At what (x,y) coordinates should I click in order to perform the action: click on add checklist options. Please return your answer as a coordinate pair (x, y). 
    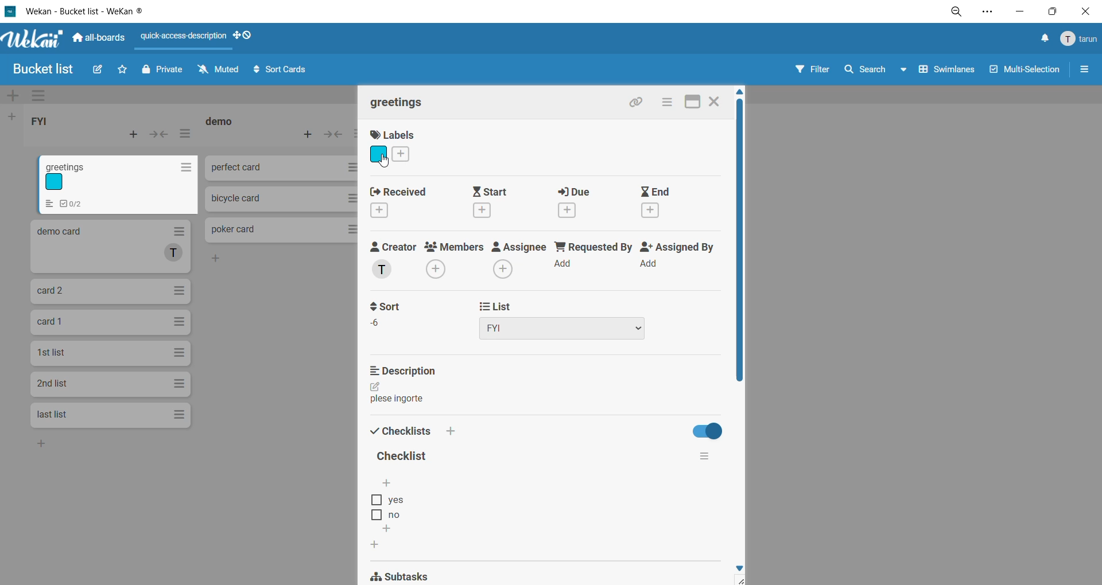
    Looking at the image, I should click on (390, 529).